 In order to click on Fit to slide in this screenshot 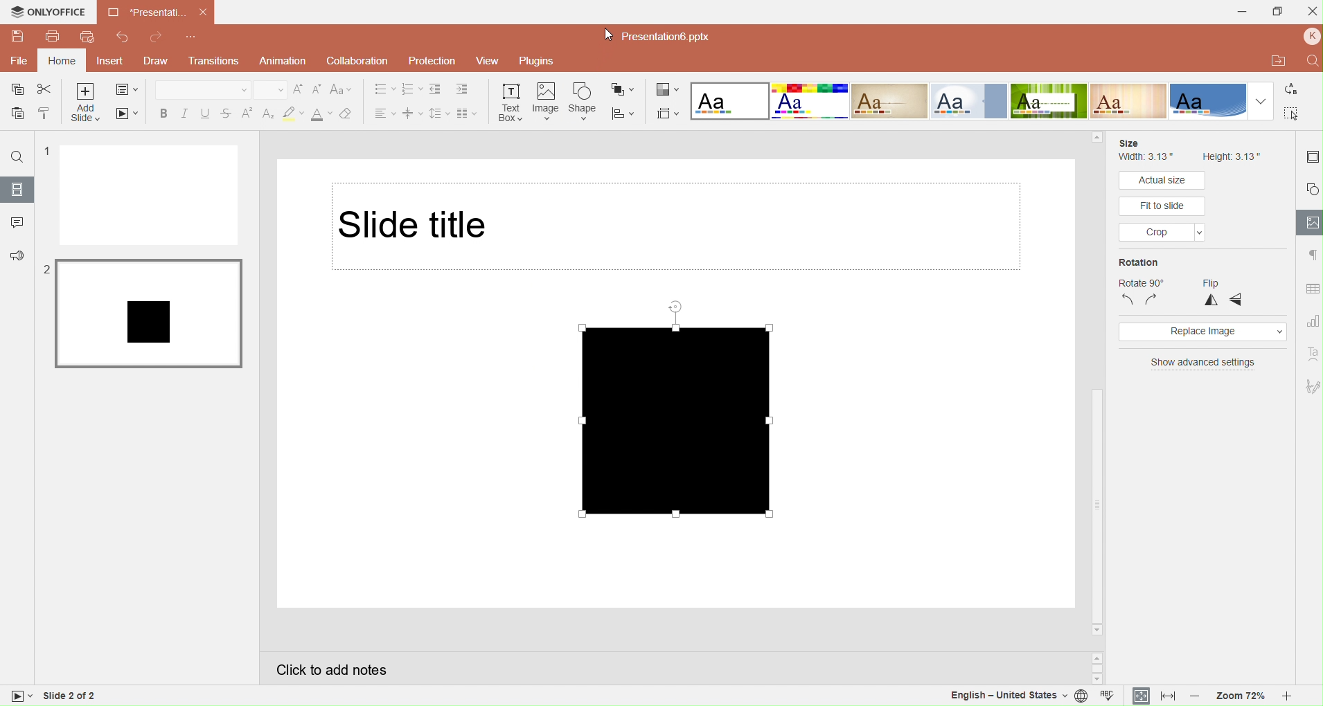, I will do `click(1140, 696)`.